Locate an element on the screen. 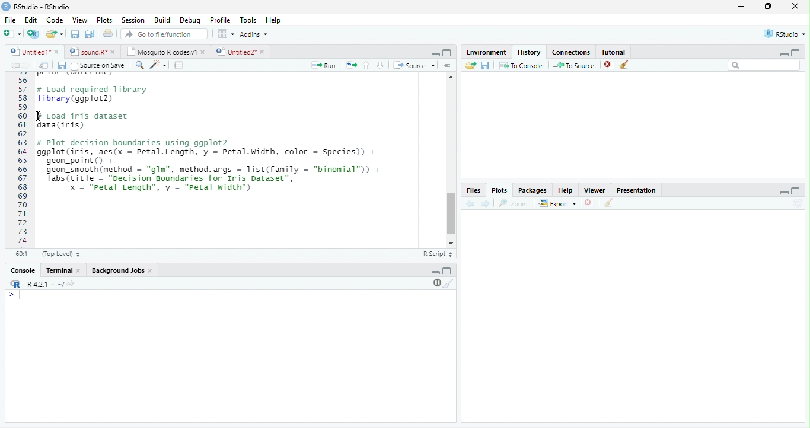 Image resolution: width=810 pixels, height=428 pixels. close is located at coordinates (795, 6).